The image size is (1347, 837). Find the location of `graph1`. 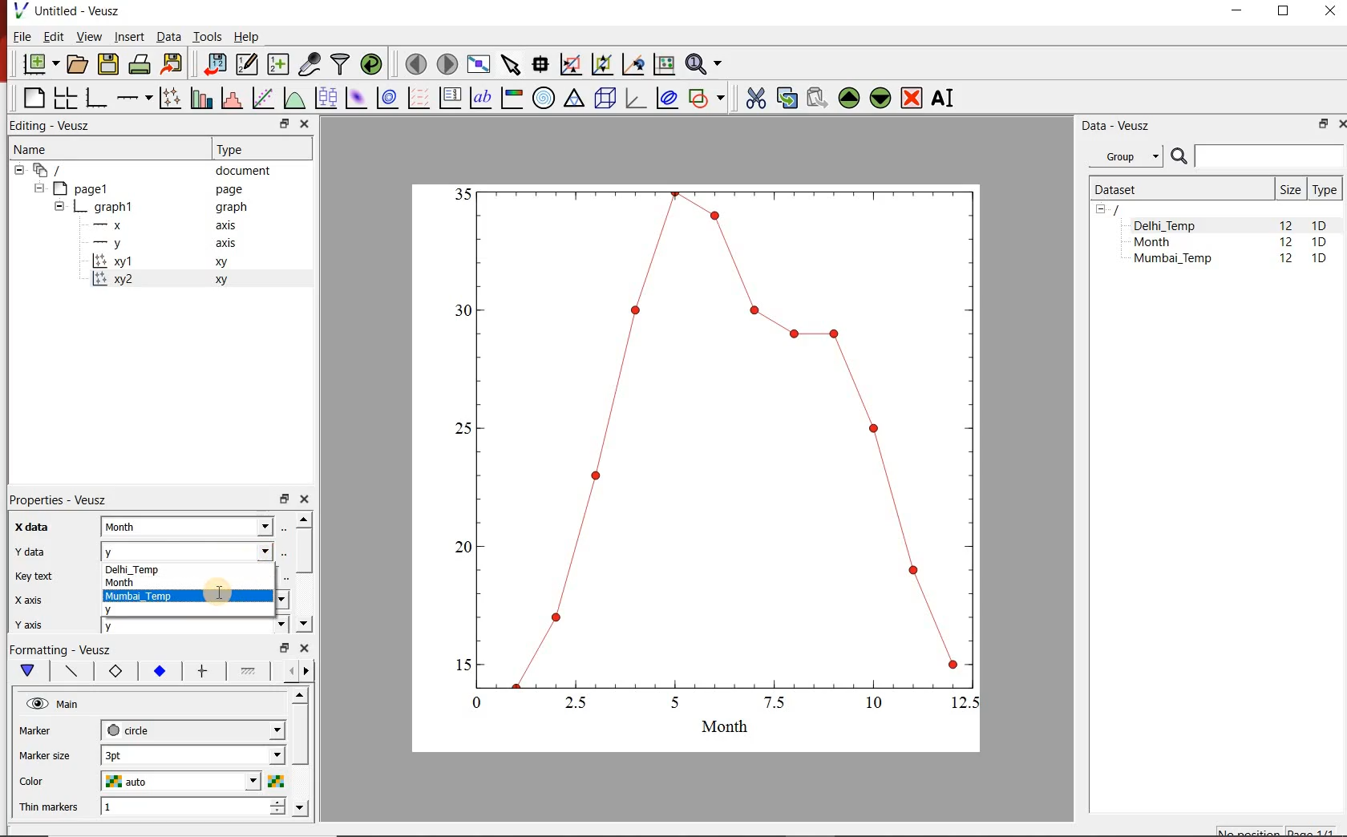

graph1 is located at coordinates (152, 207).